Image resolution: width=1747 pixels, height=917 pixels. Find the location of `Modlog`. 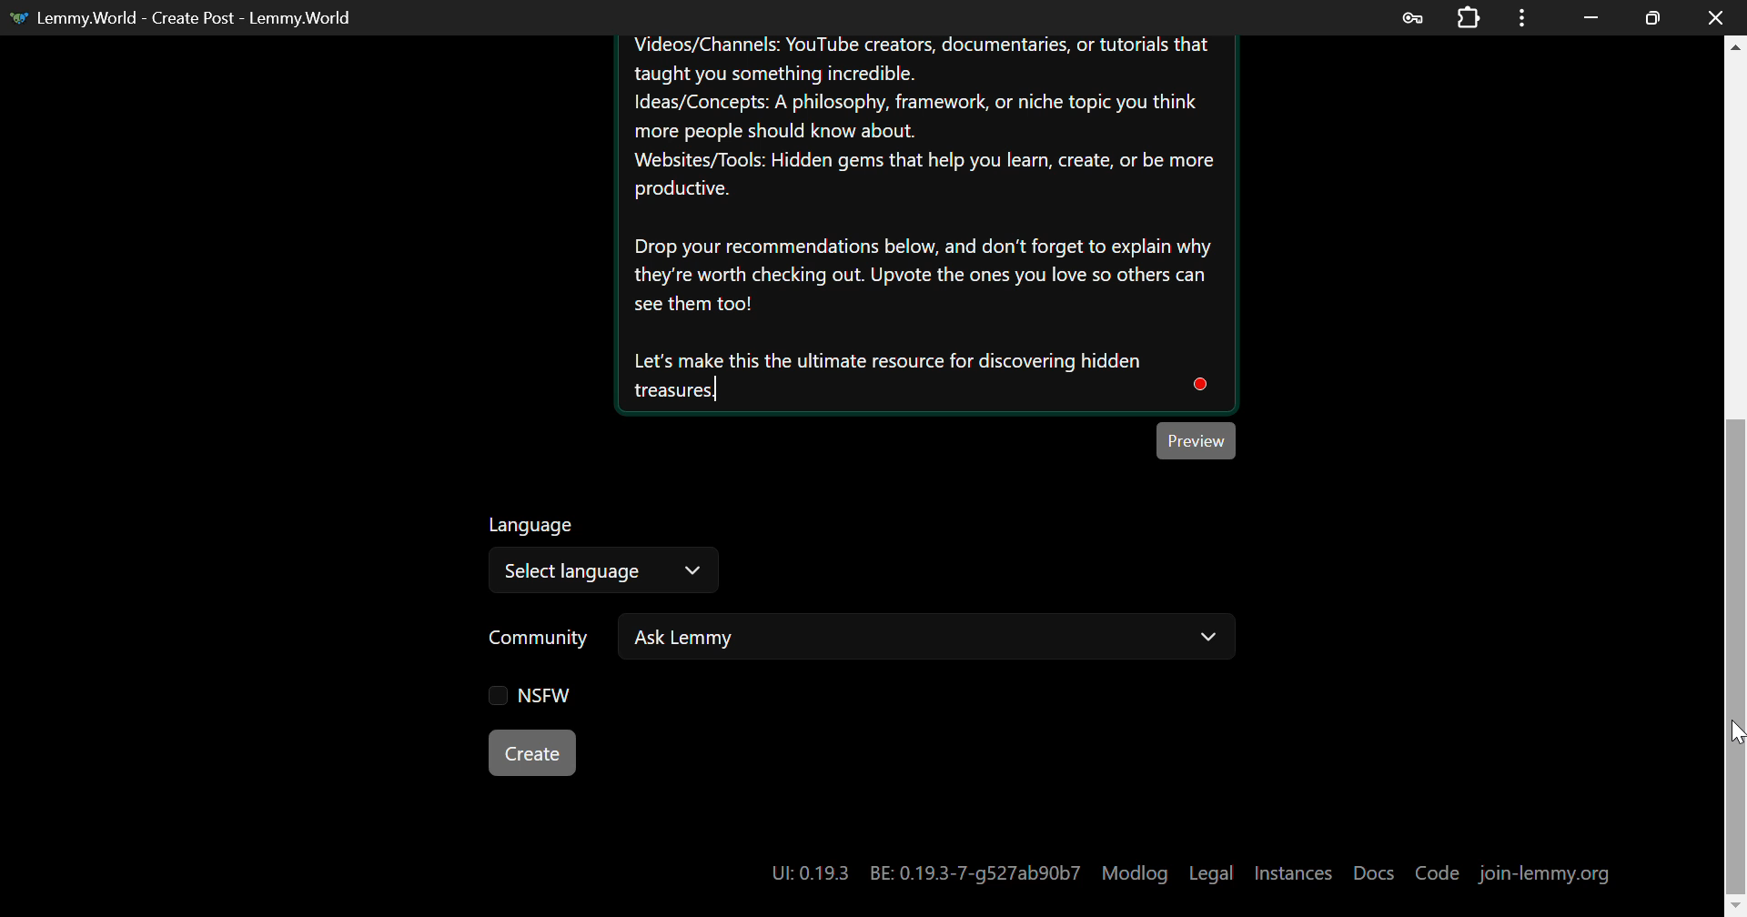

Modlog is located at coordinates (1135, 873).